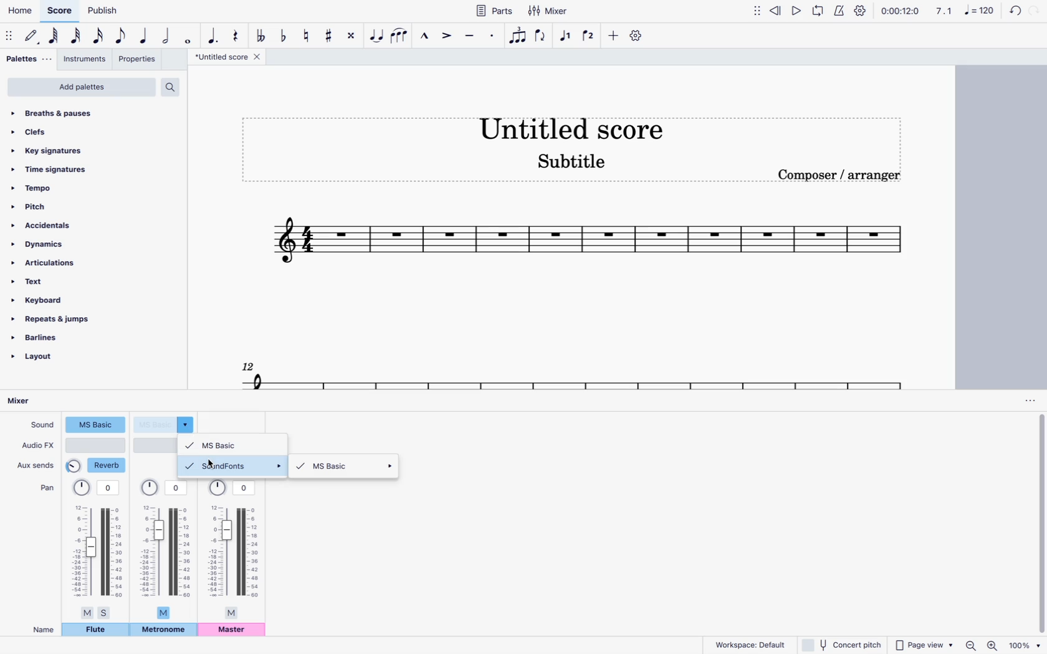 The image size is (1047, 654). What do you see at coordinates (558, 372) in the screenshot?
I see `score` at bounding box center [558, 372].